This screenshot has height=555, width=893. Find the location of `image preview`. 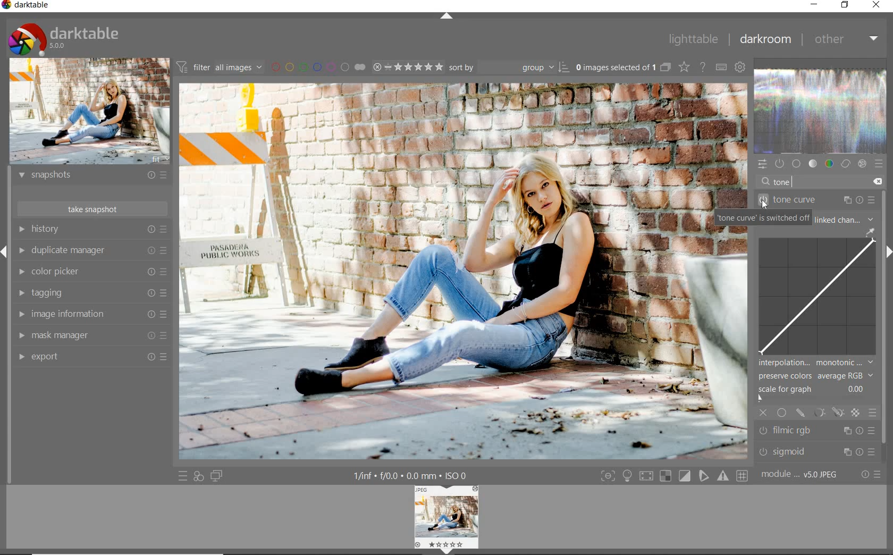

image preview is located at coordinates (446, 519).